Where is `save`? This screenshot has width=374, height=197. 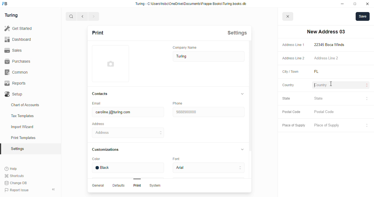
save is located at coordinates (363, 16).